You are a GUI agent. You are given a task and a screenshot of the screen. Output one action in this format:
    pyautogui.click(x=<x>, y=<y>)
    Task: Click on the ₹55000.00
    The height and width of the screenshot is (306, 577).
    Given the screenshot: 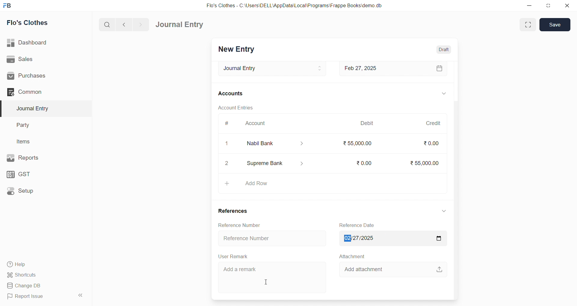 What is the action you would take?
    pyautogui.click(x=355, y=142)
    